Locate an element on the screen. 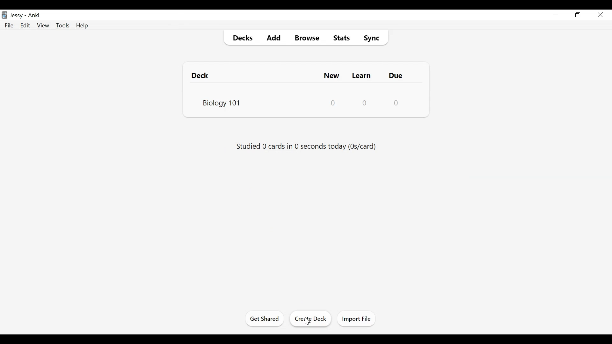  View is located at coordinates (43, 25).